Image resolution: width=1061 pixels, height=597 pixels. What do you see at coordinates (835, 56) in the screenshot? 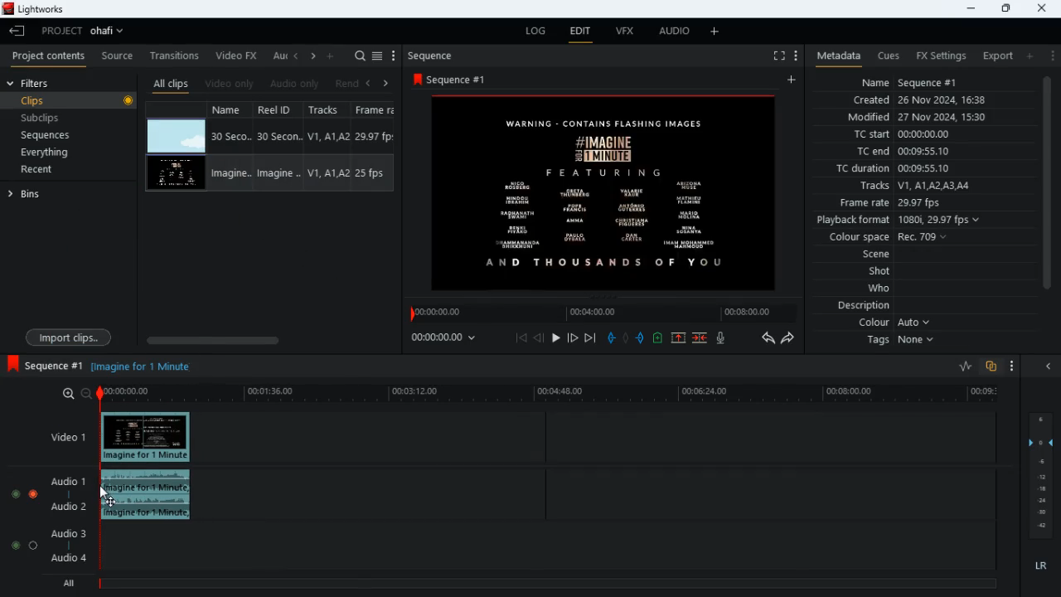
I see `metadata` at bounding box center [835, 56].